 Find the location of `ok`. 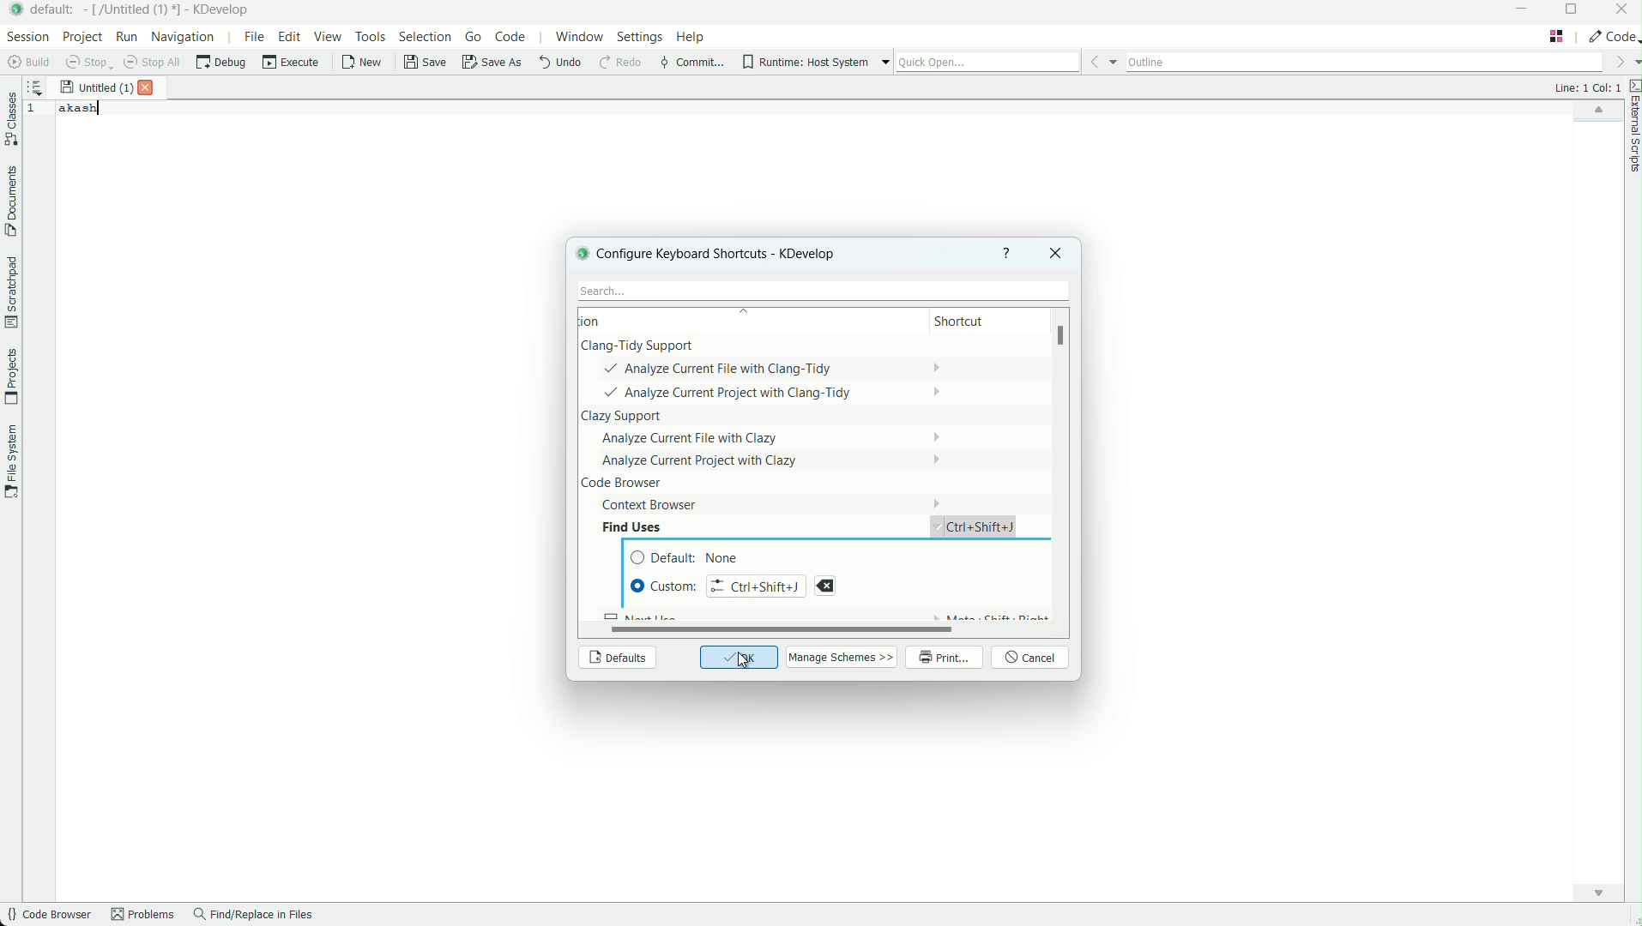

ok is located at coordinates (740, 658).